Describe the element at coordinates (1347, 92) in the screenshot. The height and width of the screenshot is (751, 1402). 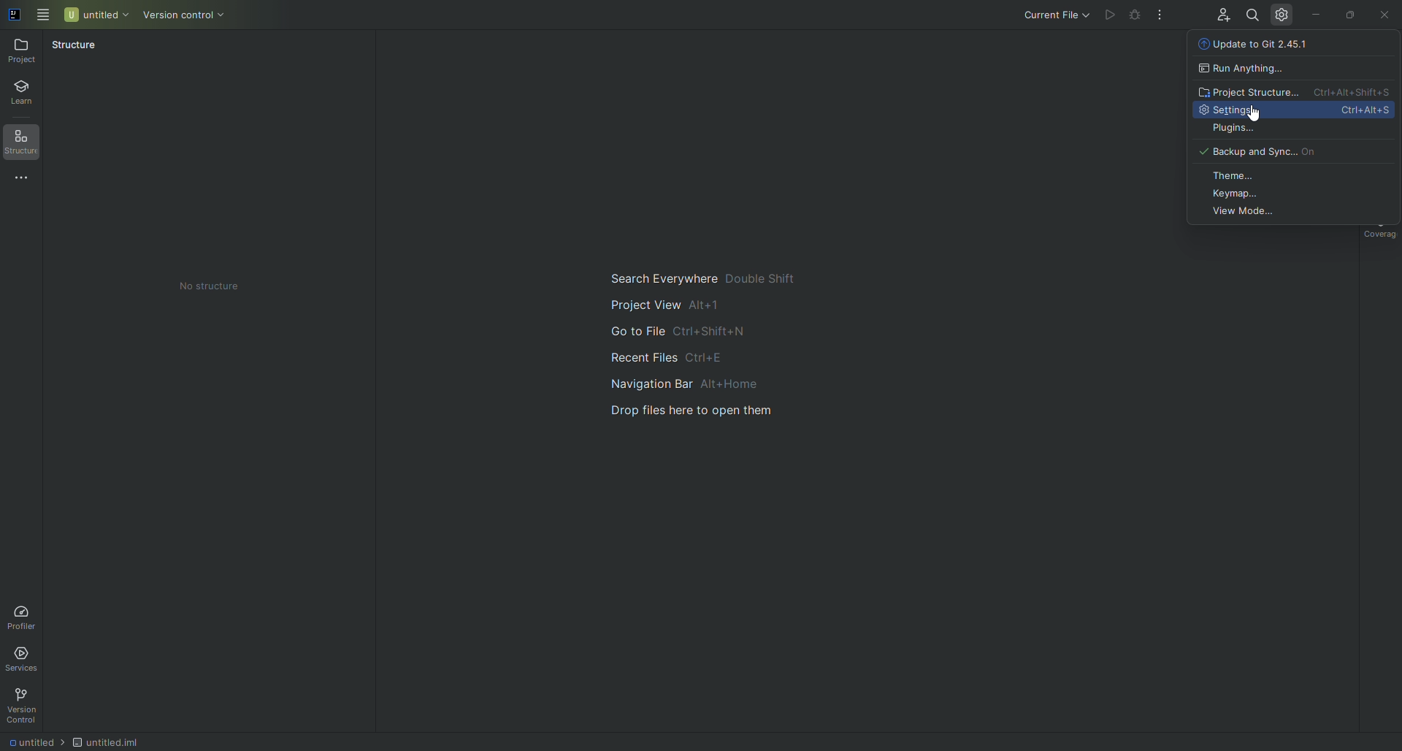
I see `Ctri+Alt+Shift+s` at that location.